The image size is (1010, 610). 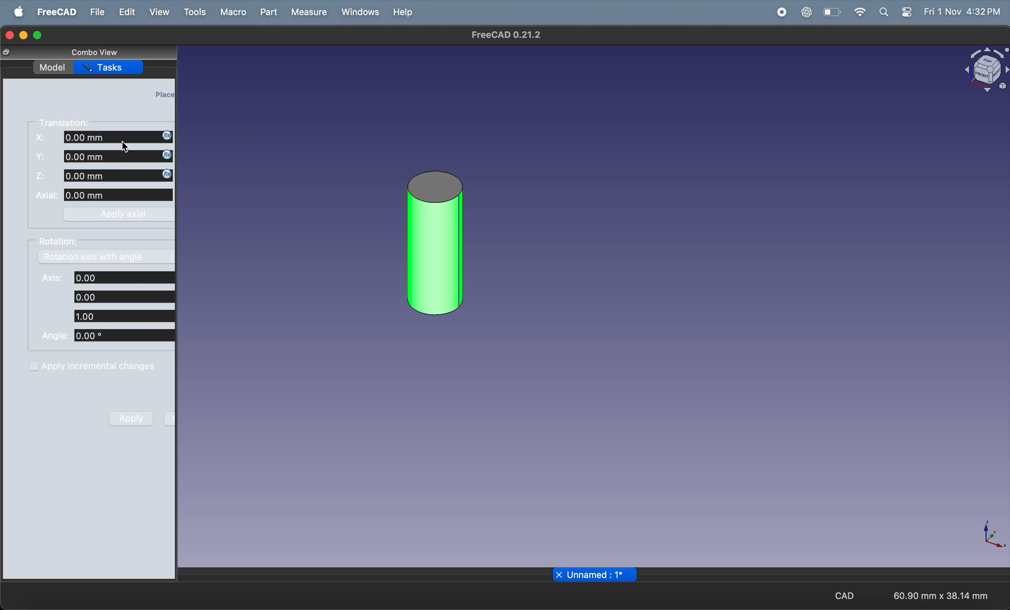 I want to click on battery, so click(x=831, y=13).